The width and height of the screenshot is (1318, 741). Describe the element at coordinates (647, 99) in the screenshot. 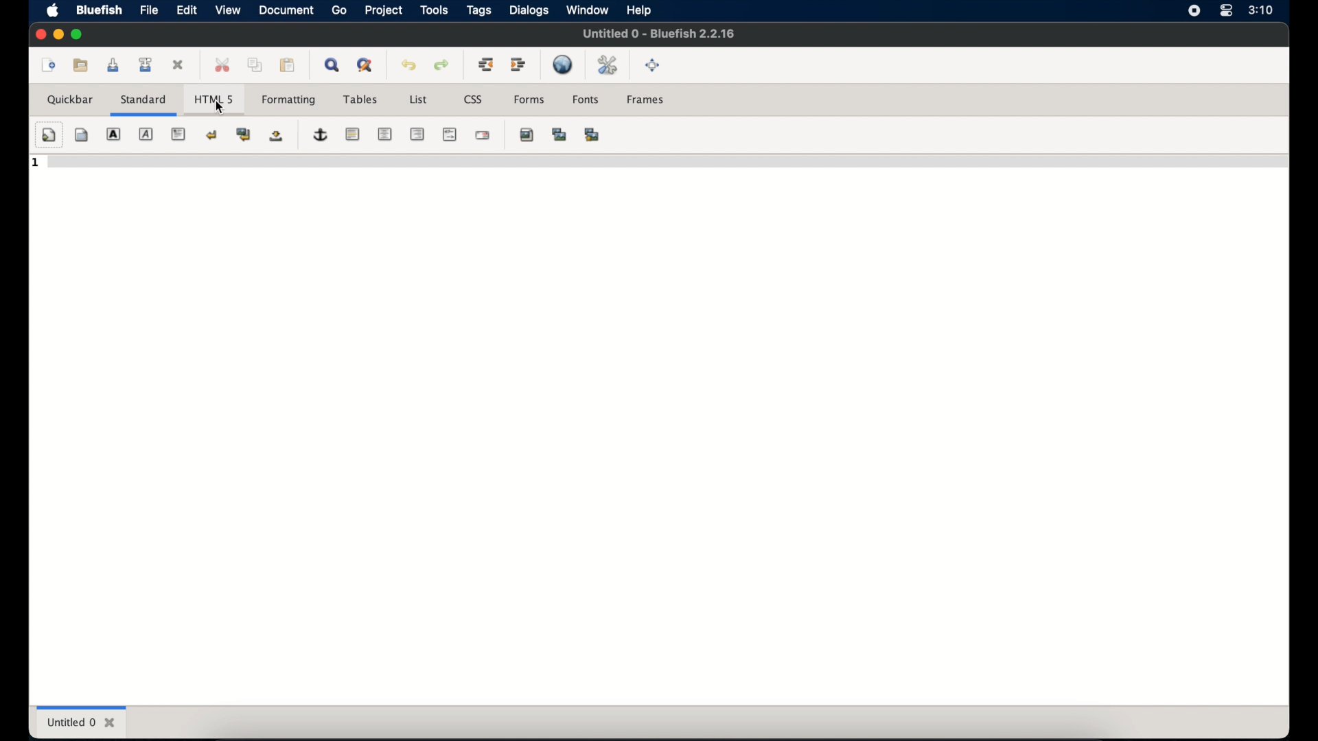

I see `frames` at that location.